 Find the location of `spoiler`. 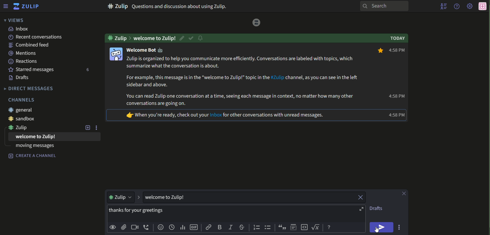

spoiler is located at coordinates (293, 228).